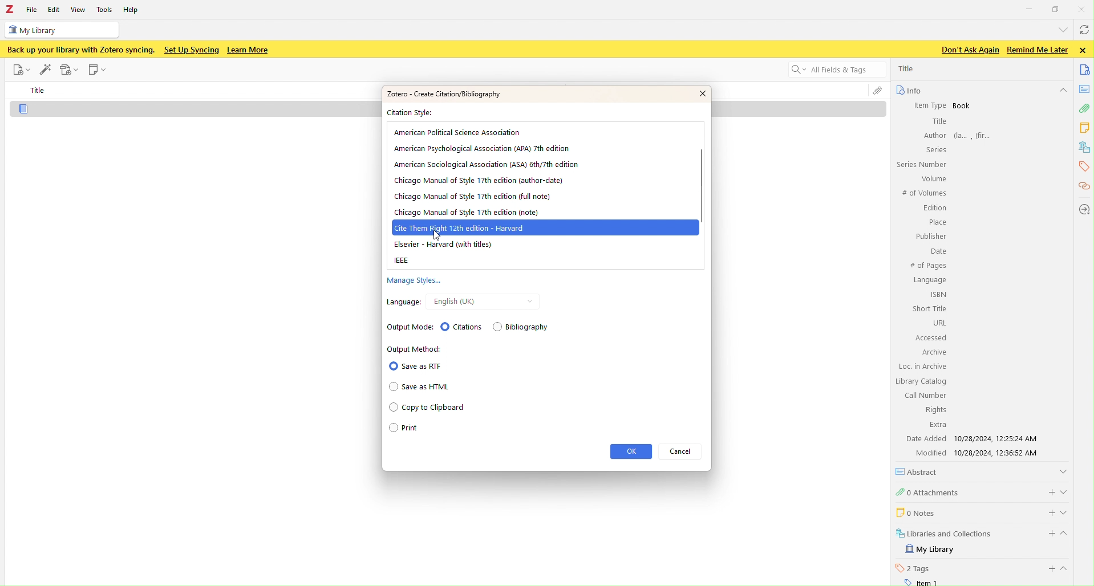  Describe the element at coordinates (923, 193) in the screenshot. I see `# of Volumes` at that location.